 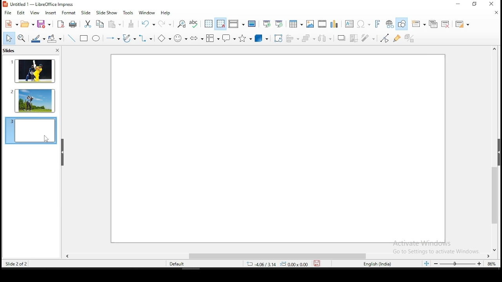 I want to click on connectors, so click(x=145, y=39).